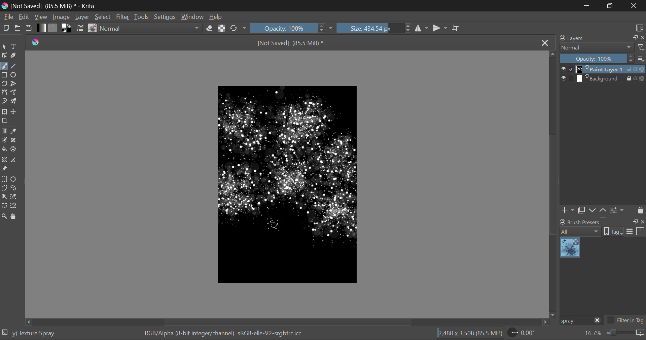 The width and height of the screenshot is (646, 340). I want to click on close, so click(642, 222).